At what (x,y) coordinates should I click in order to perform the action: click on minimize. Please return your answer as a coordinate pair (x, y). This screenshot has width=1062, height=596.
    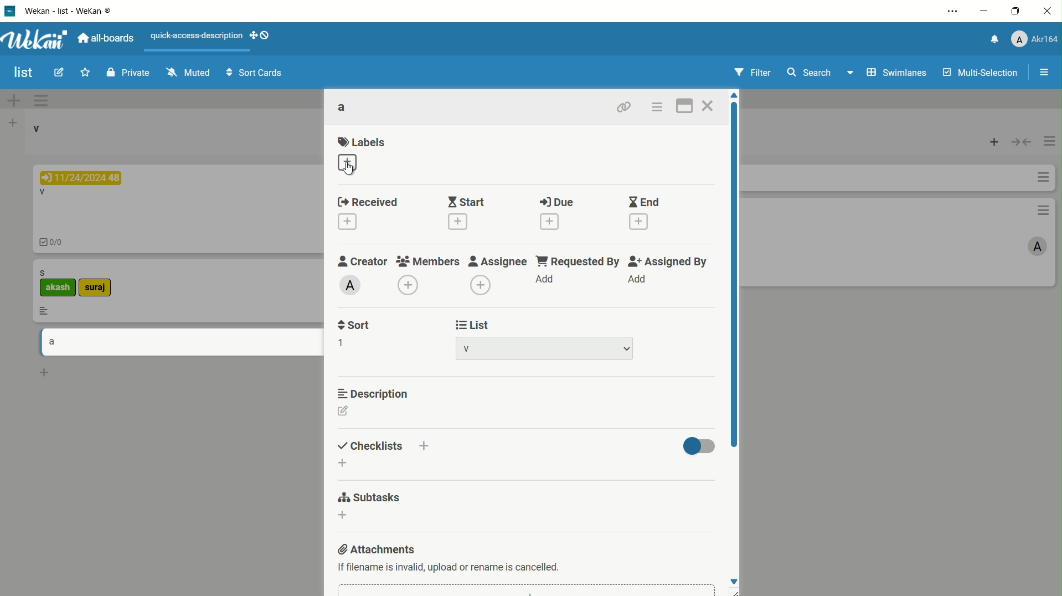
    Looking at the image, I should click on (986, 12).